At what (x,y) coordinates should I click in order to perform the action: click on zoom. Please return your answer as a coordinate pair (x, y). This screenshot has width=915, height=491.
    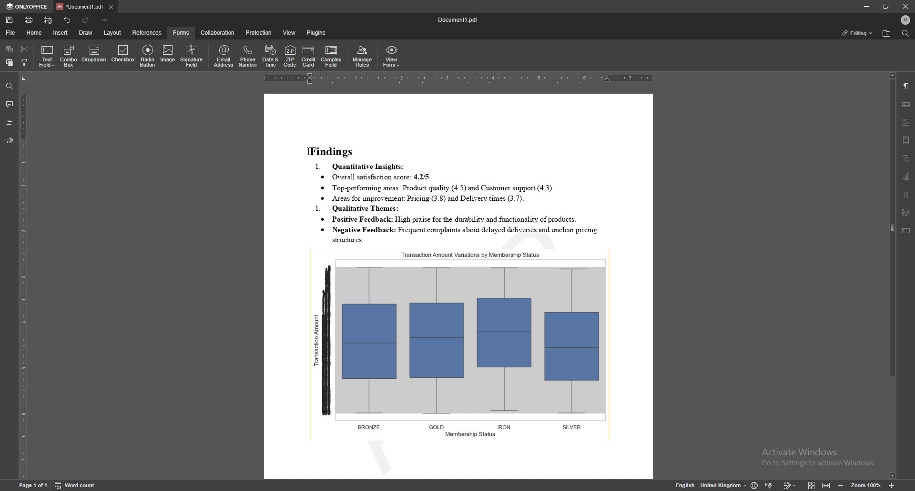
    Looking at the image, I should click on (865, 486).